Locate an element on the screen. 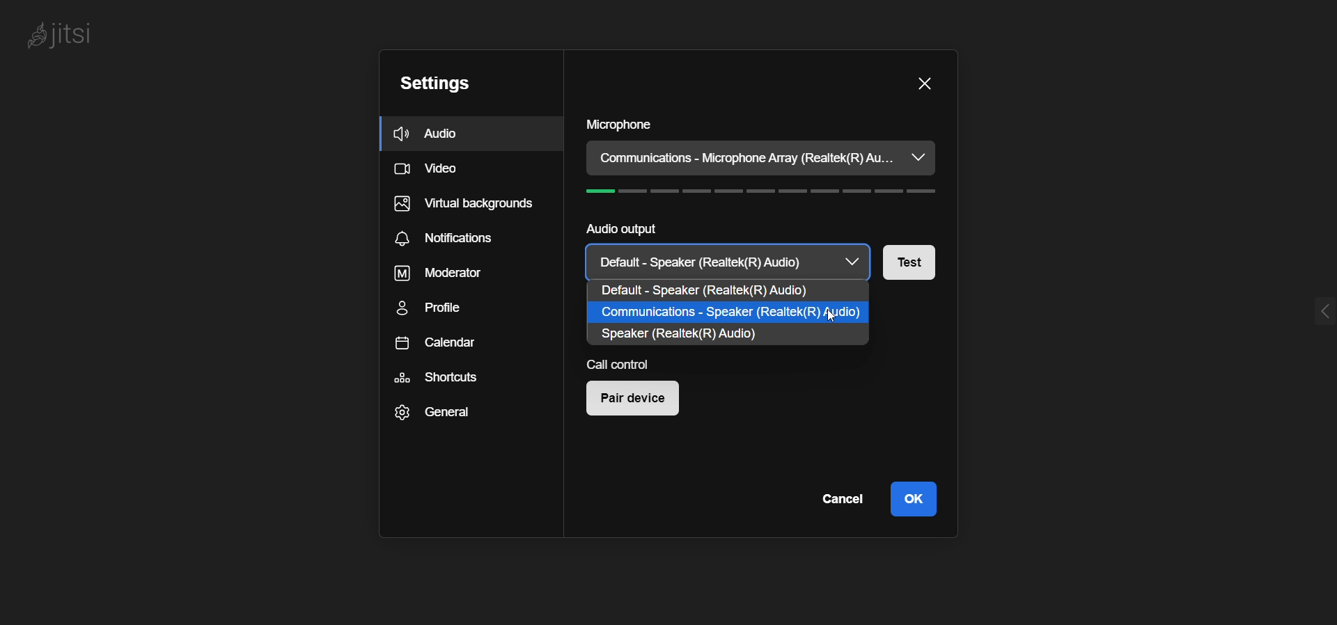 This screenshot has width=1337, height=625. cancel is located at coordinates (839, 500).